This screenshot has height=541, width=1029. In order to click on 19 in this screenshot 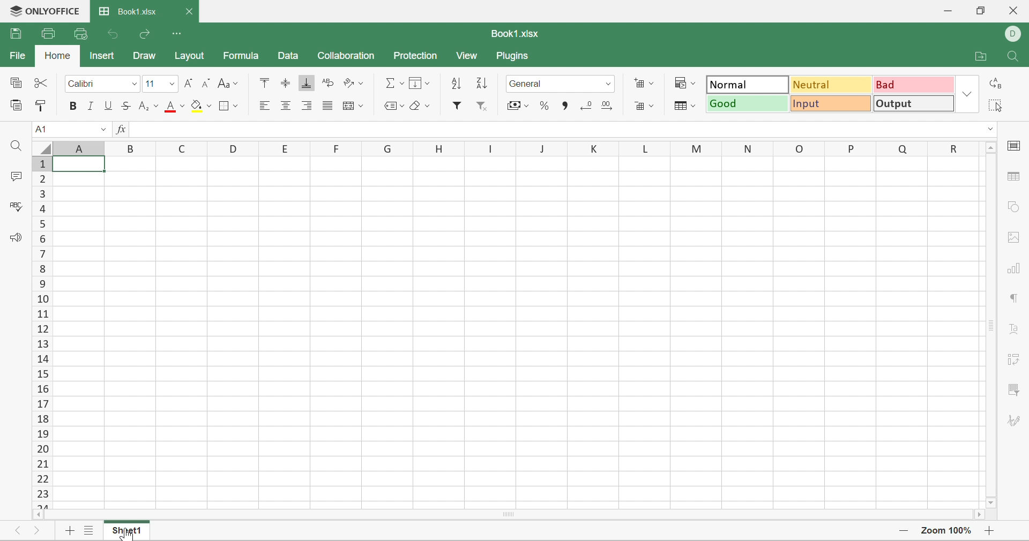, I will do `click(42, 432)`.